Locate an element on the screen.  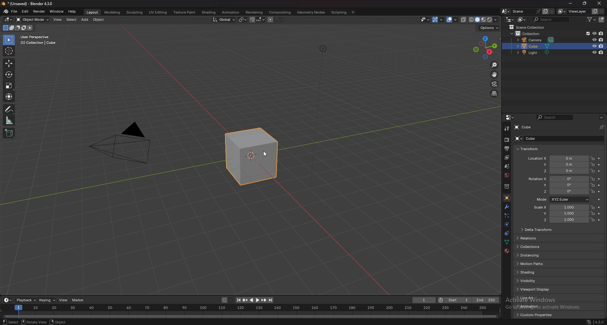
world is located at coordinates (506, 175).